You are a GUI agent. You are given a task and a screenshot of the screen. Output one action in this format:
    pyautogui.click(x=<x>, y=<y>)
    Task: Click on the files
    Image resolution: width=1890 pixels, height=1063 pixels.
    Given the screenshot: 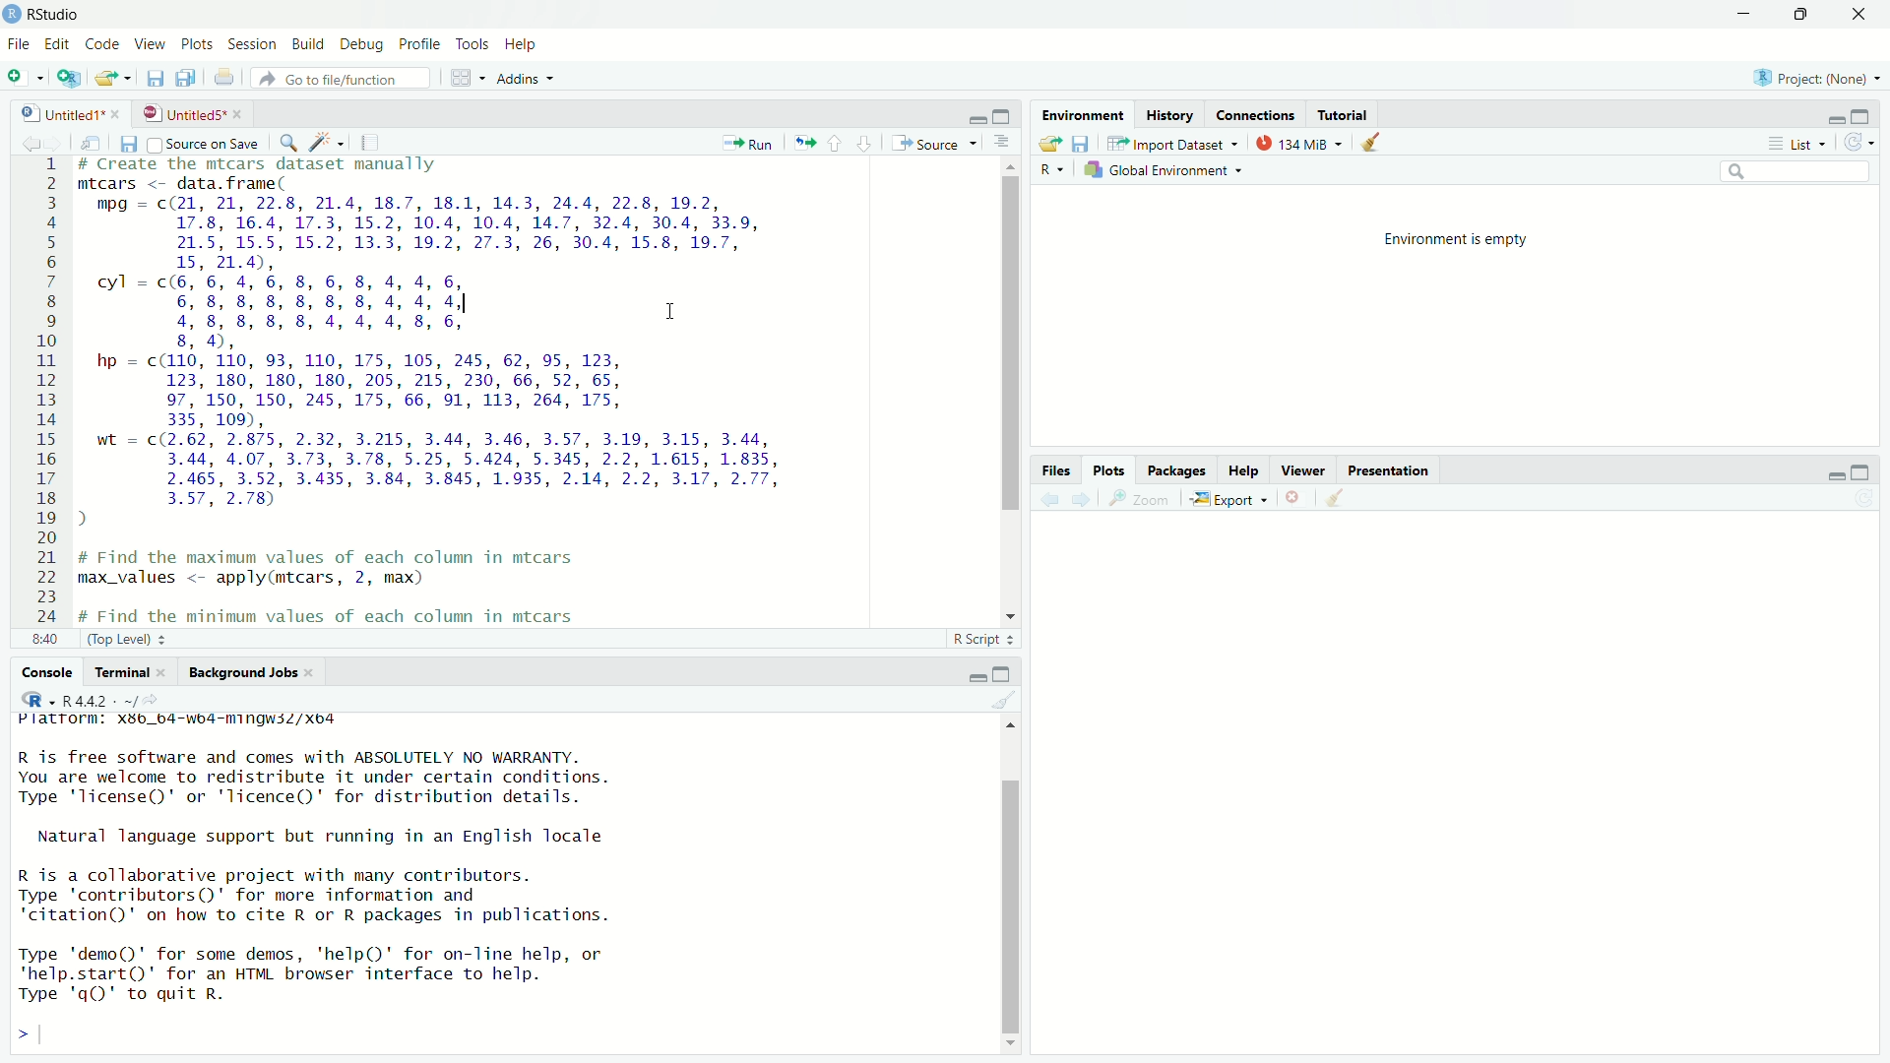 What is the action you would take?
    pyautogui.click(x=134, y=146)
    